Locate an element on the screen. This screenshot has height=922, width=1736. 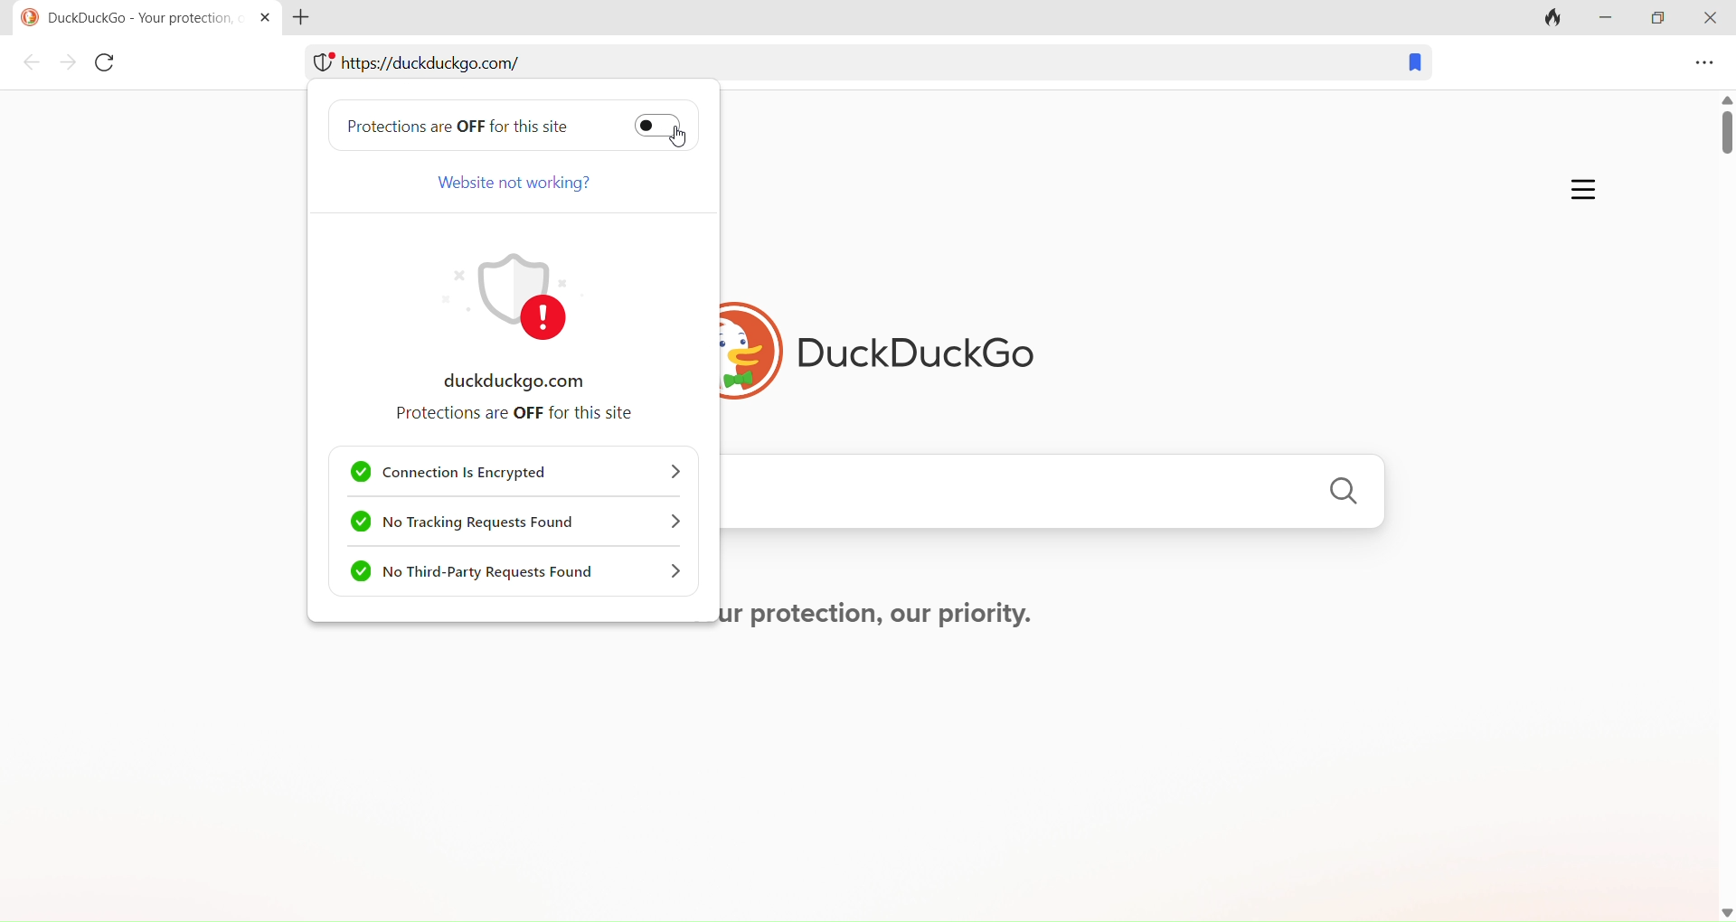
minimize is located at coordinates (1611, 24).